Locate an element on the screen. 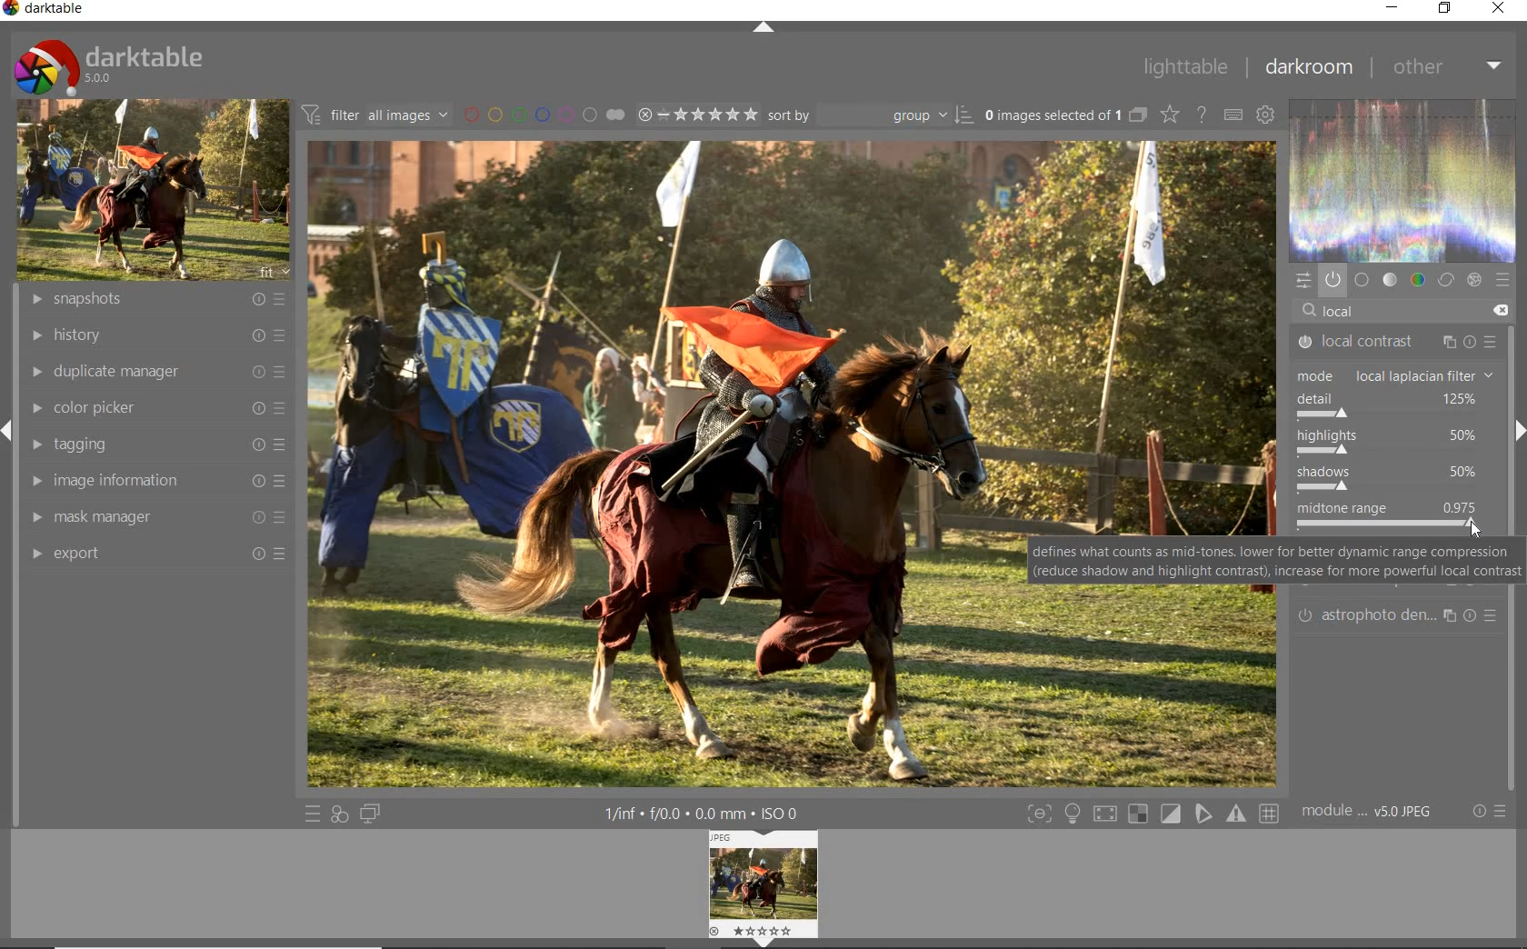 This screenshot has width=1527, height=949. module order is located at coordinates (1375, 811).